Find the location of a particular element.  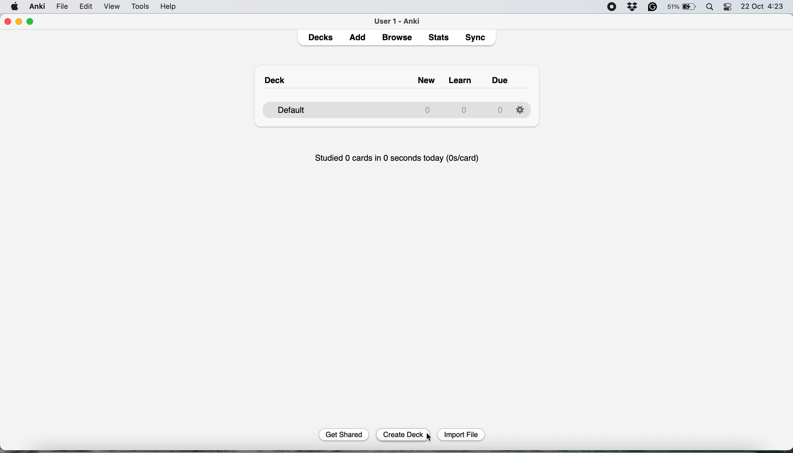

close is located at coordinates (8, 22).